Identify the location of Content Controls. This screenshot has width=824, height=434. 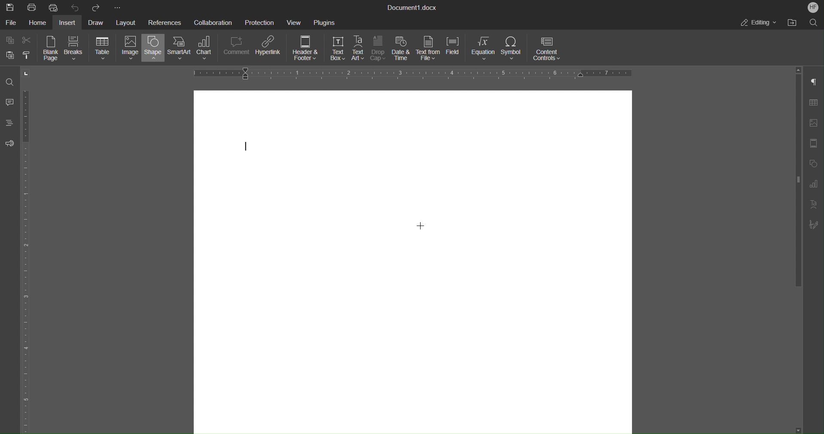
(548, 49).